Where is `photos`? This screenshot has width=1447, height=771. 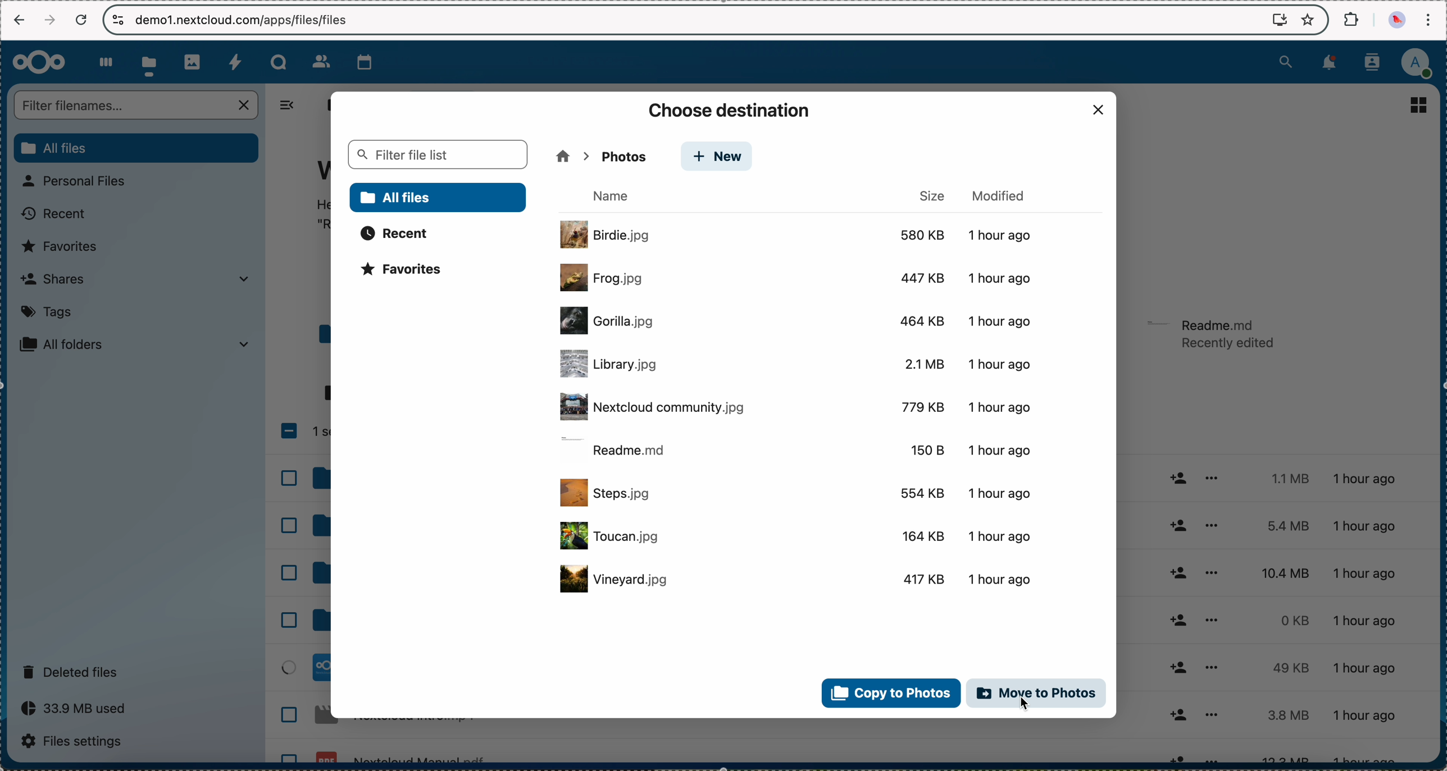
photos is located at coordinates (193, 61).